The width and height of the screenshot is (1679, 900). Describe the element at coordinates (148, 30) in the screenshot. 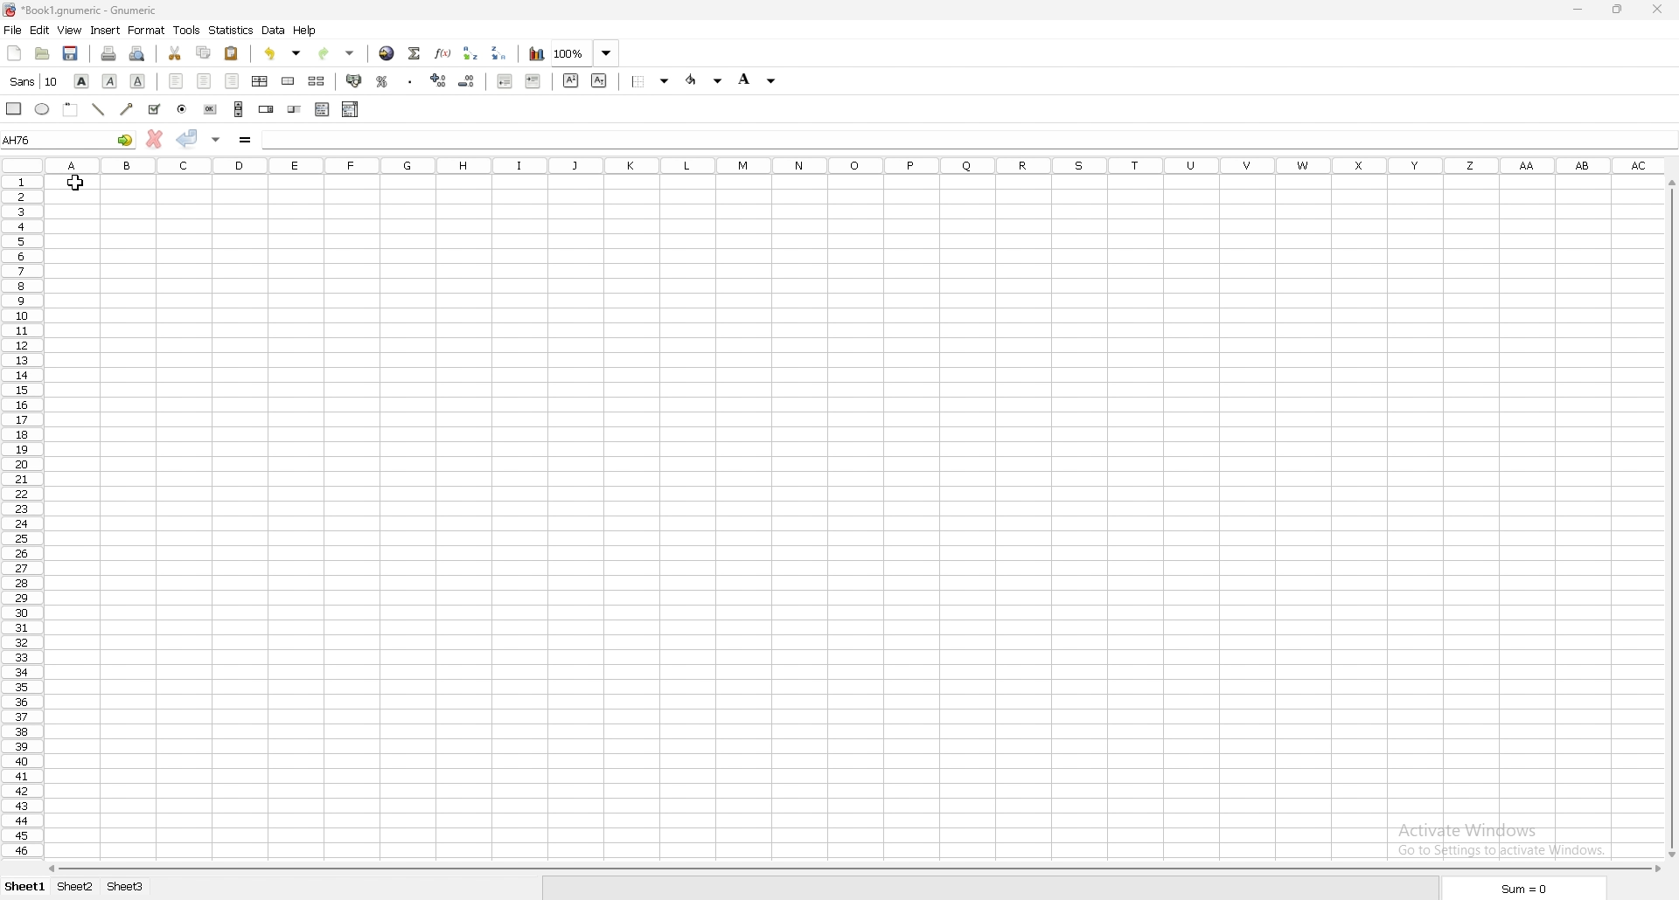

I see `format` at that location.